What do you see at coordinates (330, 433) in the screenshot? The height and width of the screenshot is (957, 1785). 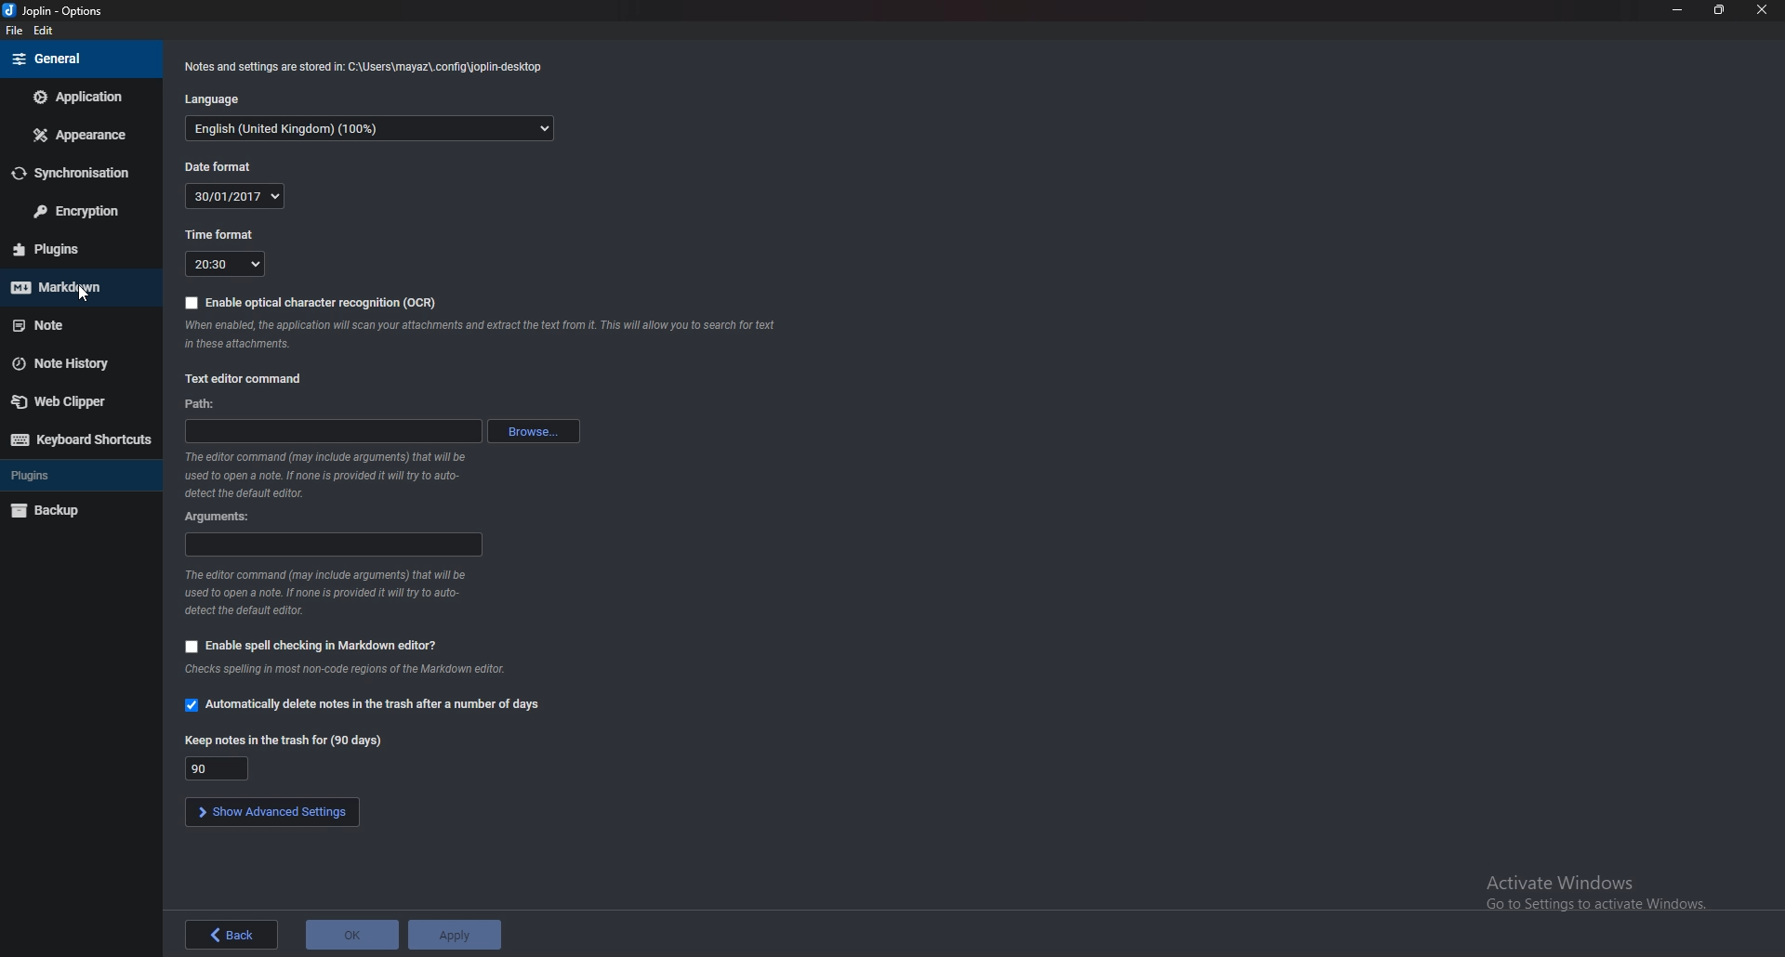 I see `path` at bounding box center [330, 433].